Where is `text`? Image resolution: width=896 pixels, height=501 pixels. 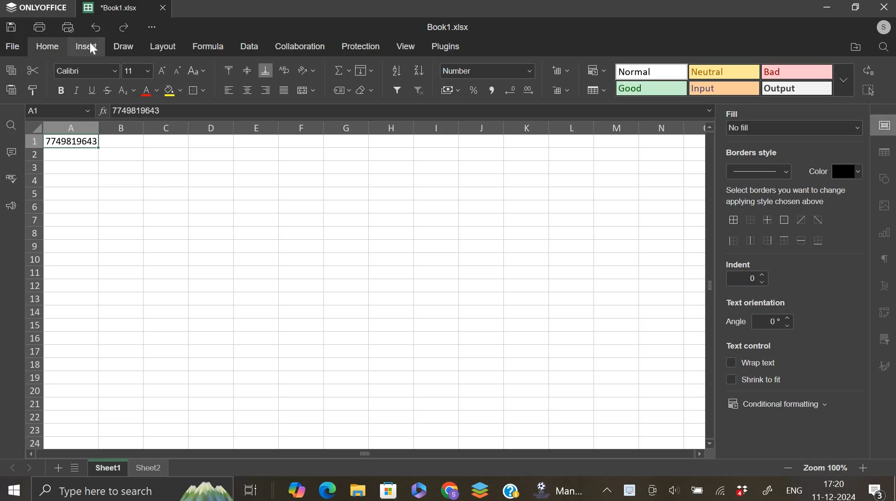 text is located at coordinates (736, 113).